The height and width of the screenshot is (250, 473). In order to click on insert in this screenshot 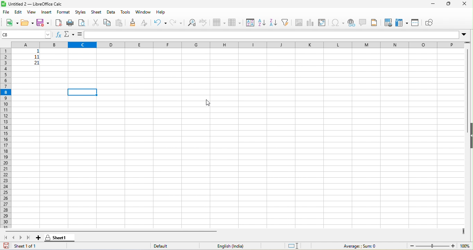, I will do `click(47, 12)`.